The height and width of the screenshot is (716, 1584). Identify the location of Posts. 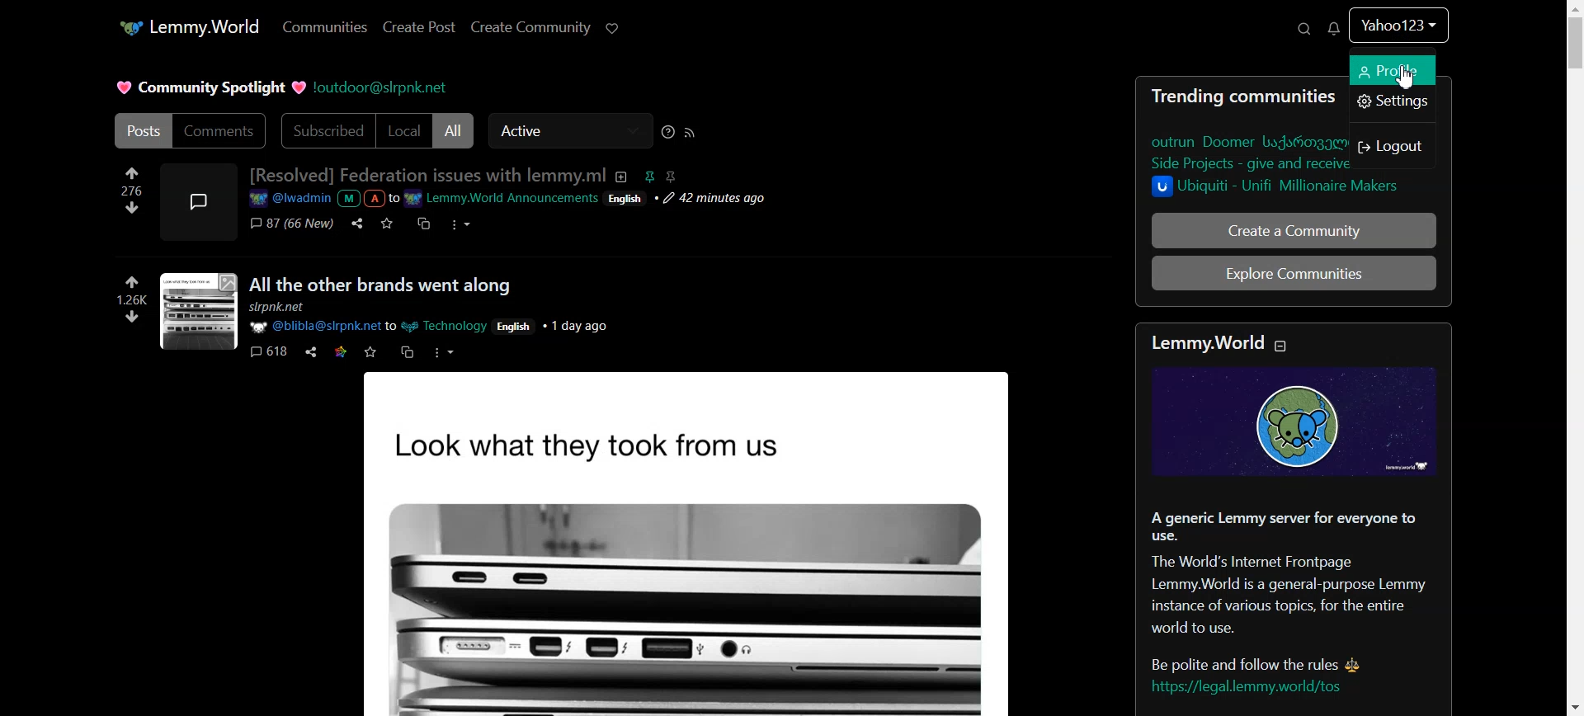
(141, 130).